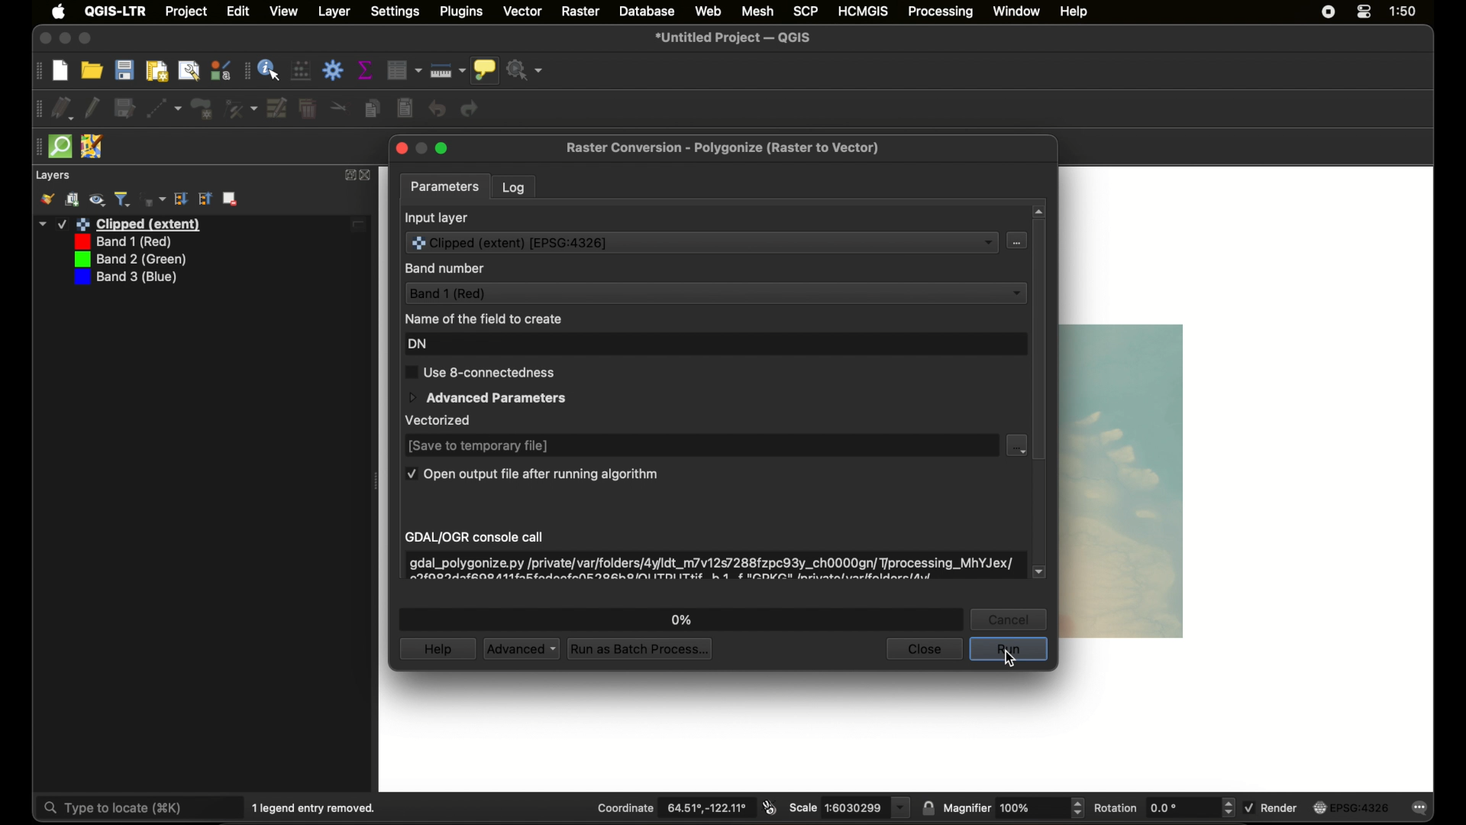  Describe the element at coordinates (923, 649) in the screenshot. I see `close` at that location.